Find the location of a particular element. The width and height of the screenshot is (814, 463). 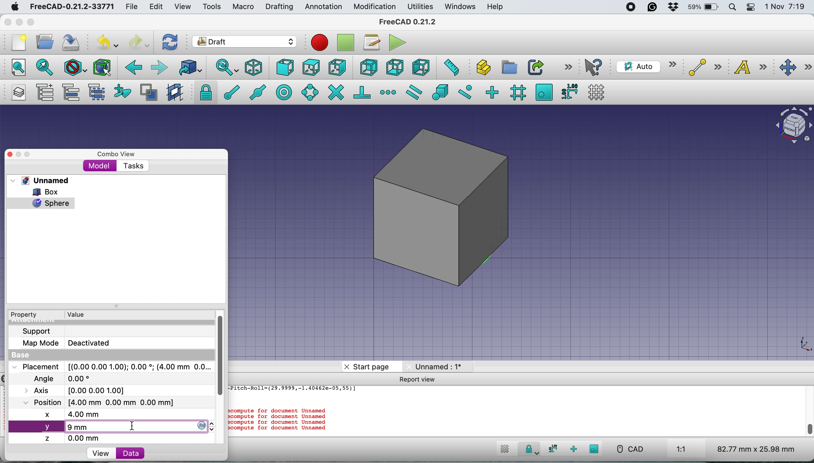

what's this is located at coordinates (594, 67).